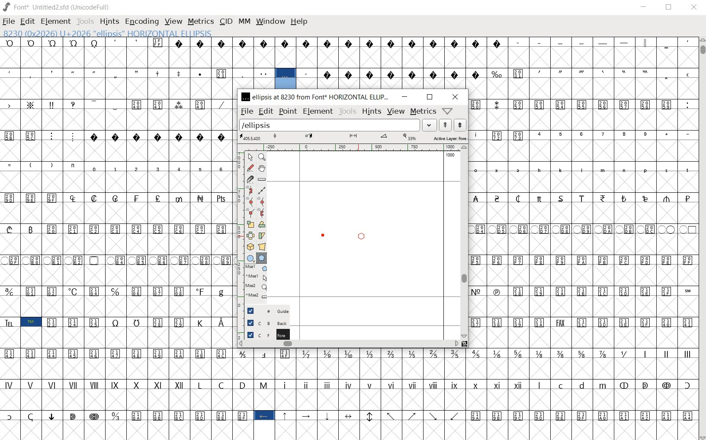 This screenshot has height=440, width=706. Describe the element at coordinates (263, 201) in the screenshot. I see `add a curve point always either horizontal or vertical` at that location.